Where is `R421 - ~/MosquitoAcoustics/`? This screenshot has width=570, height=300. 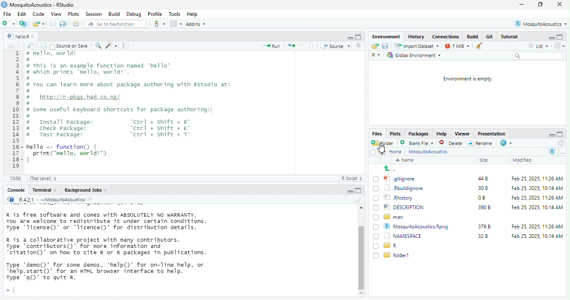 R421 - ~/MosquitoAcoustics/ is located at coordinates (56, 199).